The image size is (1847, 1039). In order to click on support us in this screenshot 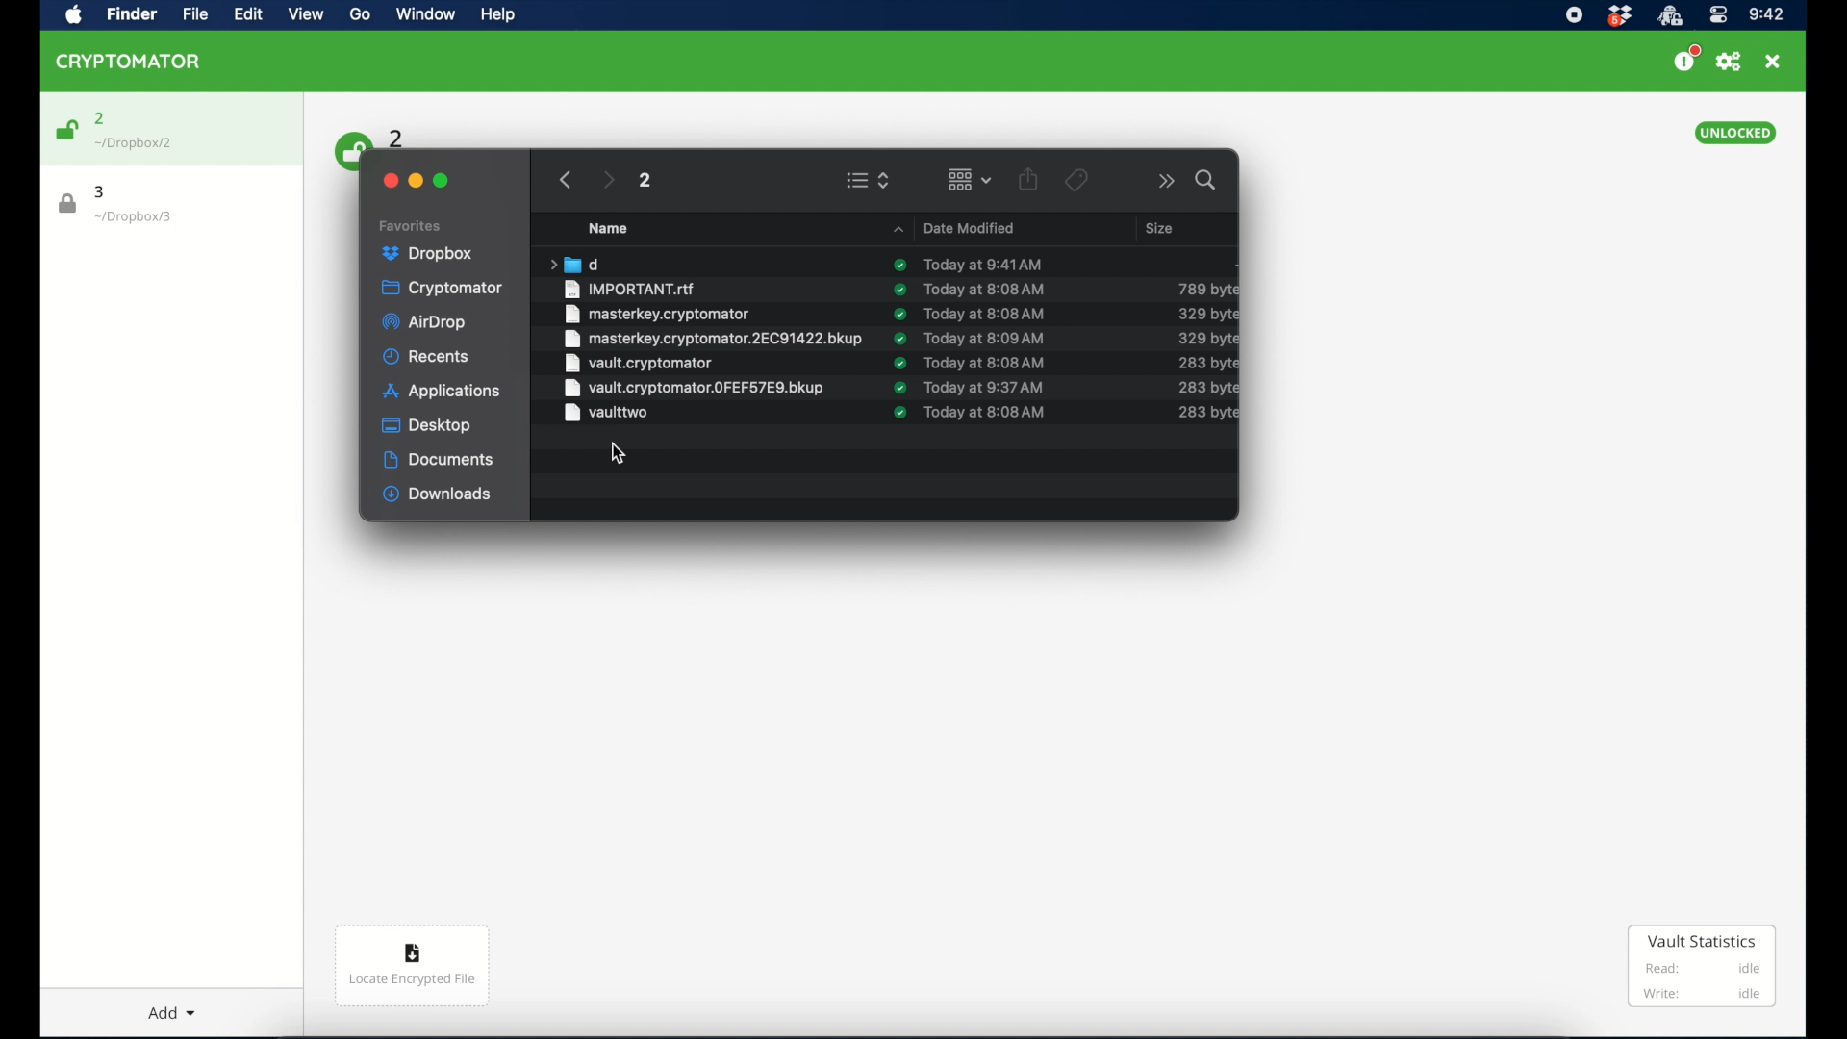, I will do `click(1685, 59)`.